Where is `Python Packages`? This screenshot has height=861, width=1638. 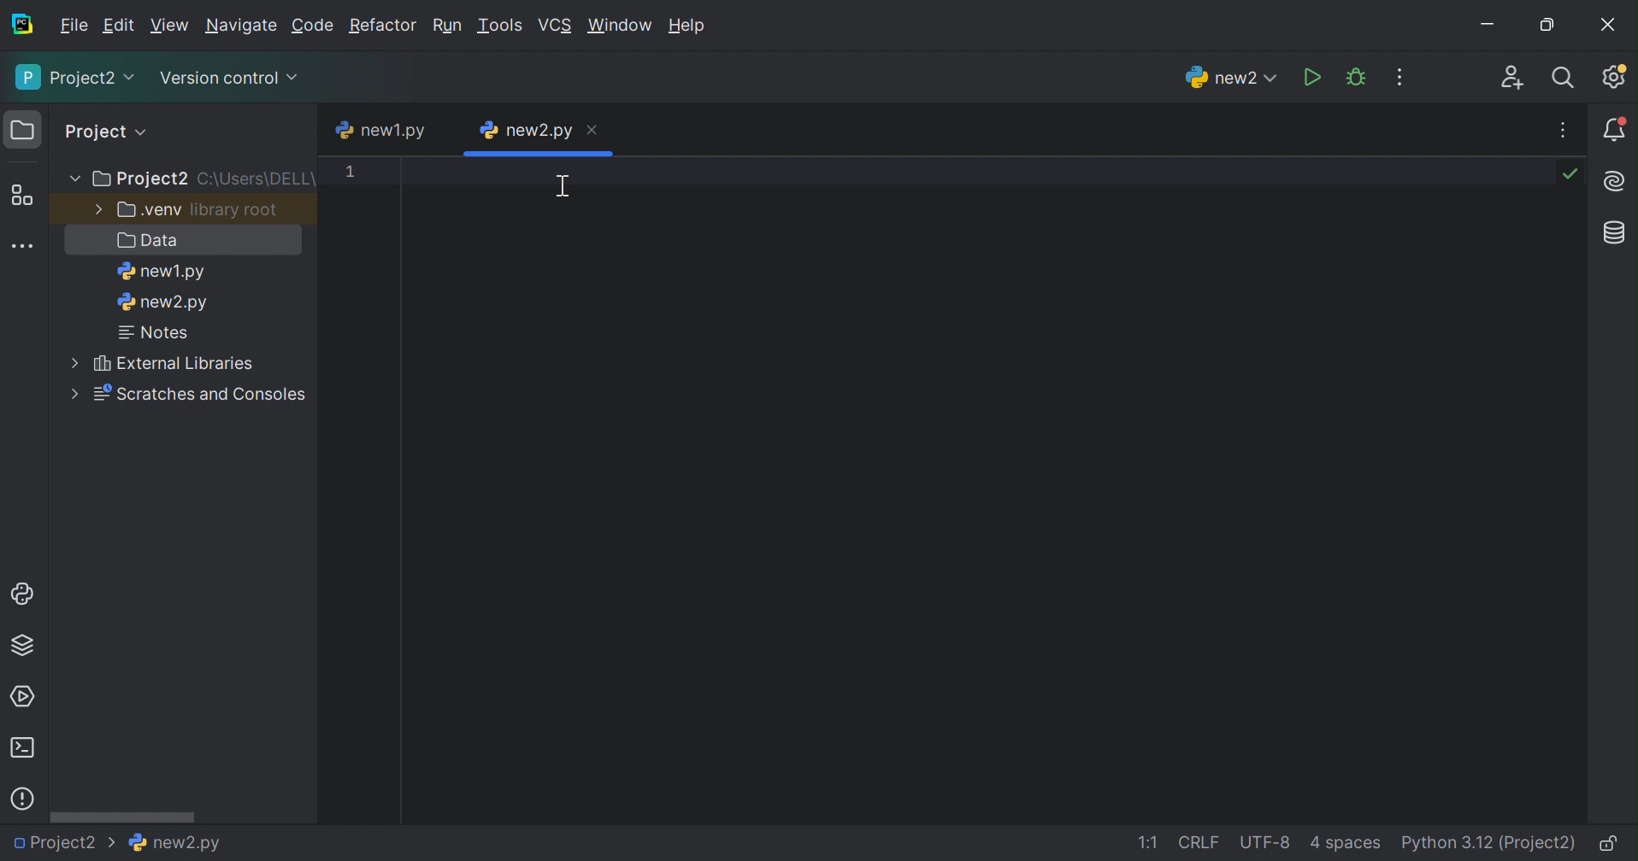
Python Packages is located at coordinates (26, 648).